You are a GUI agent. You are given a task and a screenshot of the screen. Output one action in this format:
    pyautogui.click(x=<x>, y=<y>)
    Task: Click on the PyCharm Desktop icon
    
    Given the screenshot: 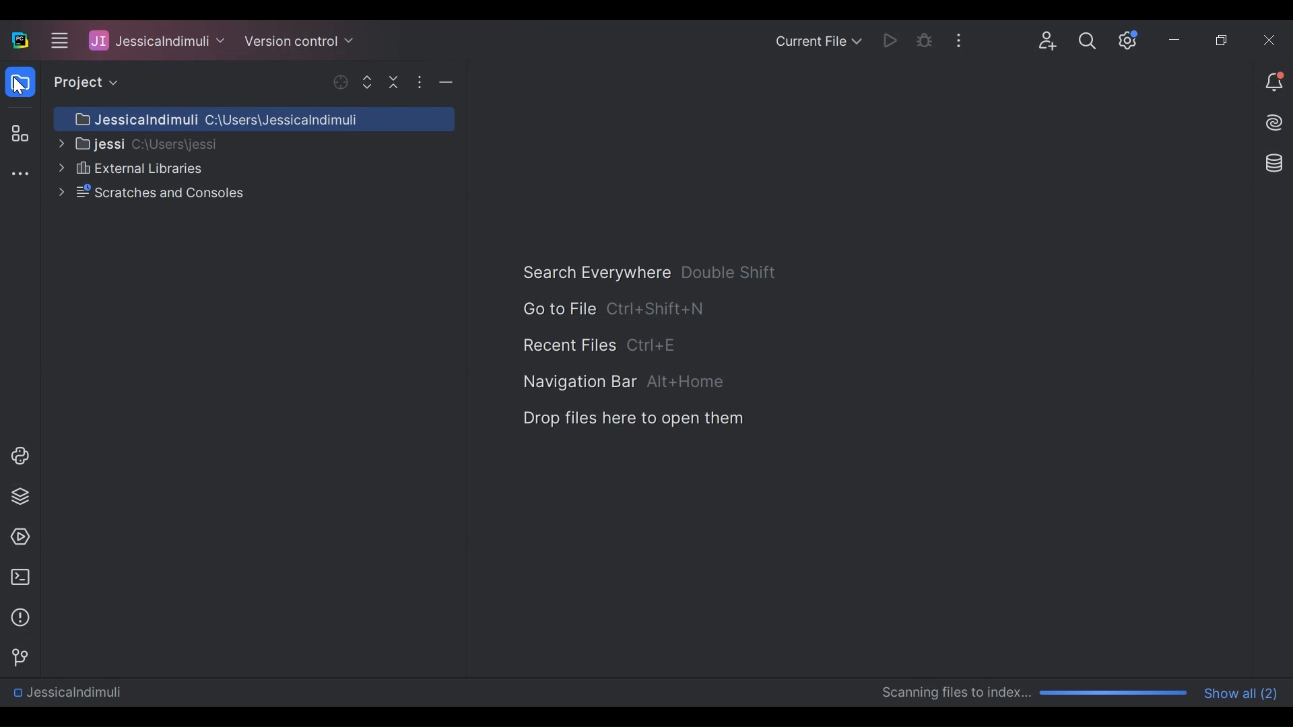 What is the action you would take?
    pyautogui.click(x=19, y=40)
    